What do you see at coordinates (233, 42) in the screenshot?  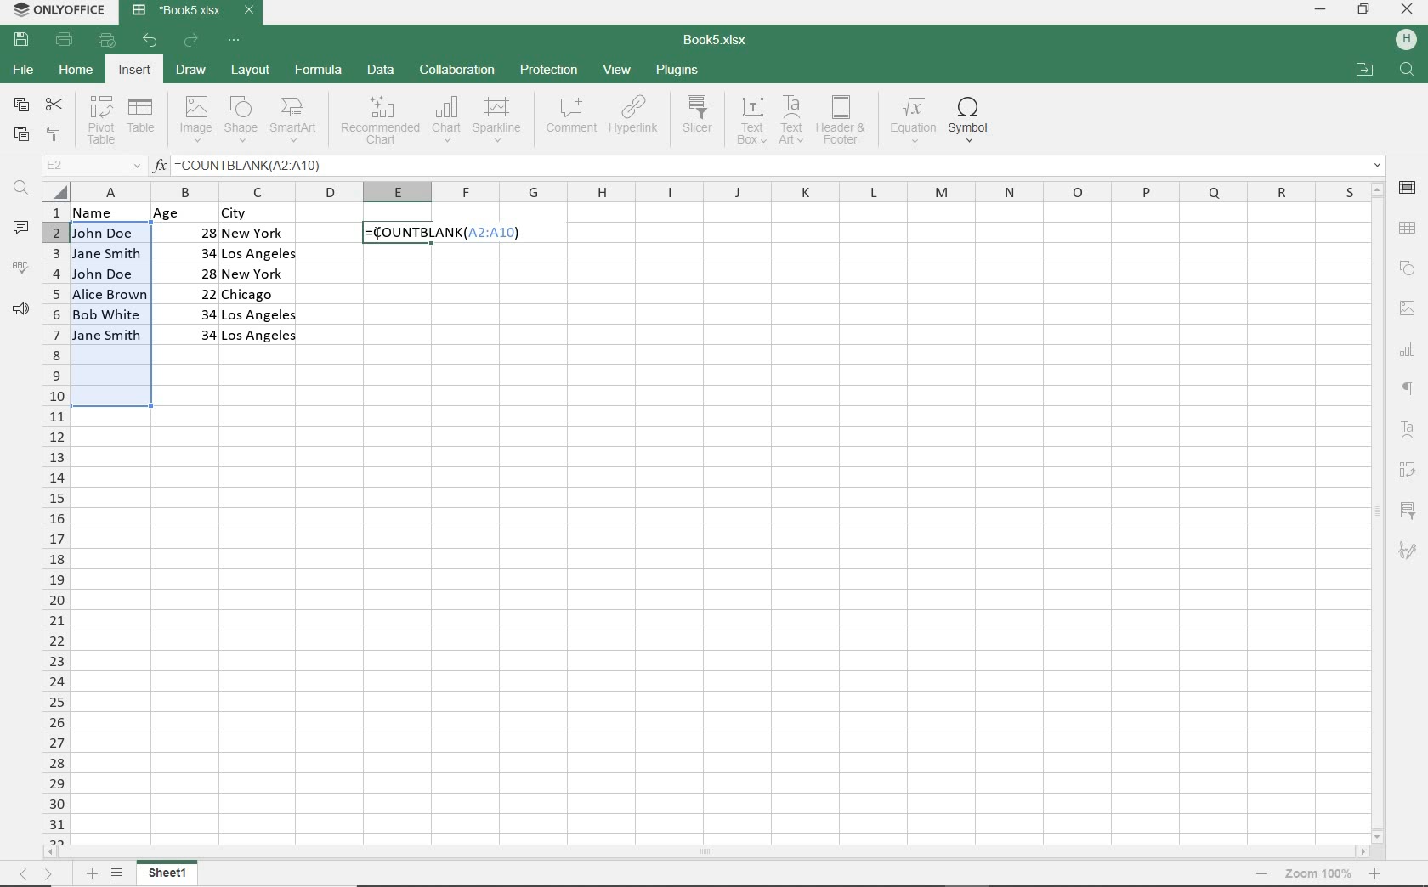 I see `CUSTOMIZE QUICK ACCESS TOOLBAR` at bounding box center [233, 42].